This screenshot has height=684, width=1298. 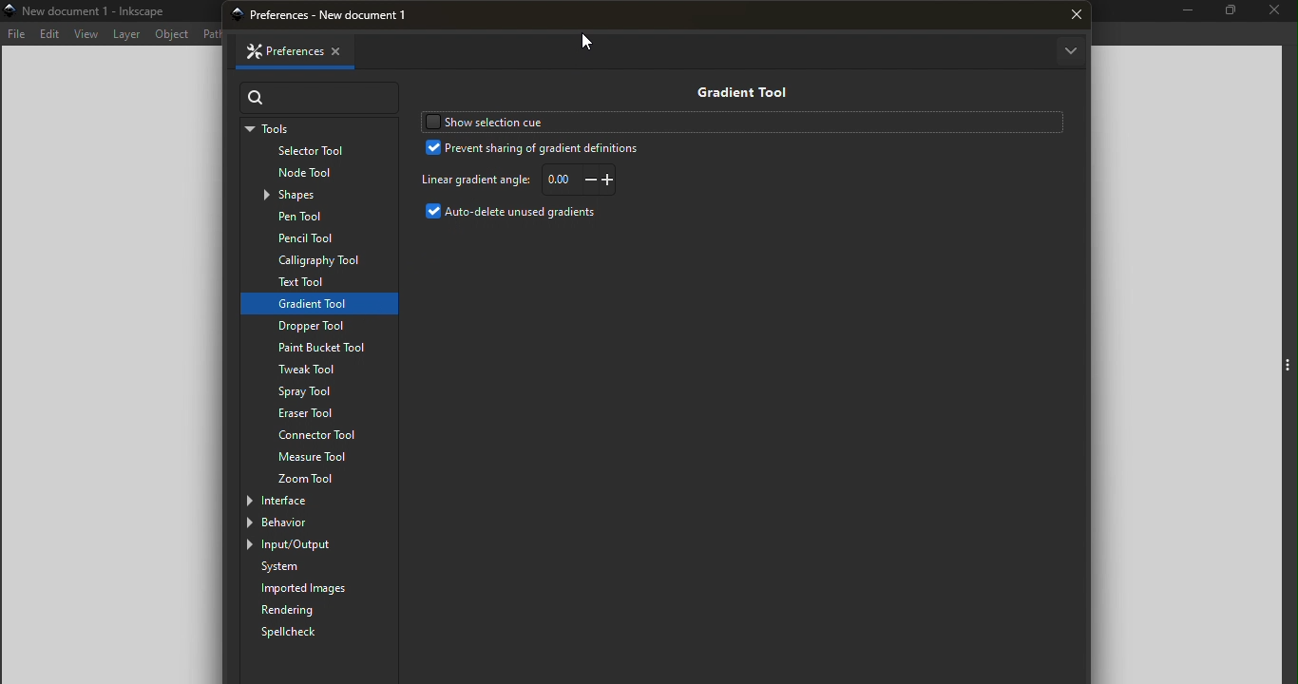 I want to click on Node, so click(x=322, y=174).